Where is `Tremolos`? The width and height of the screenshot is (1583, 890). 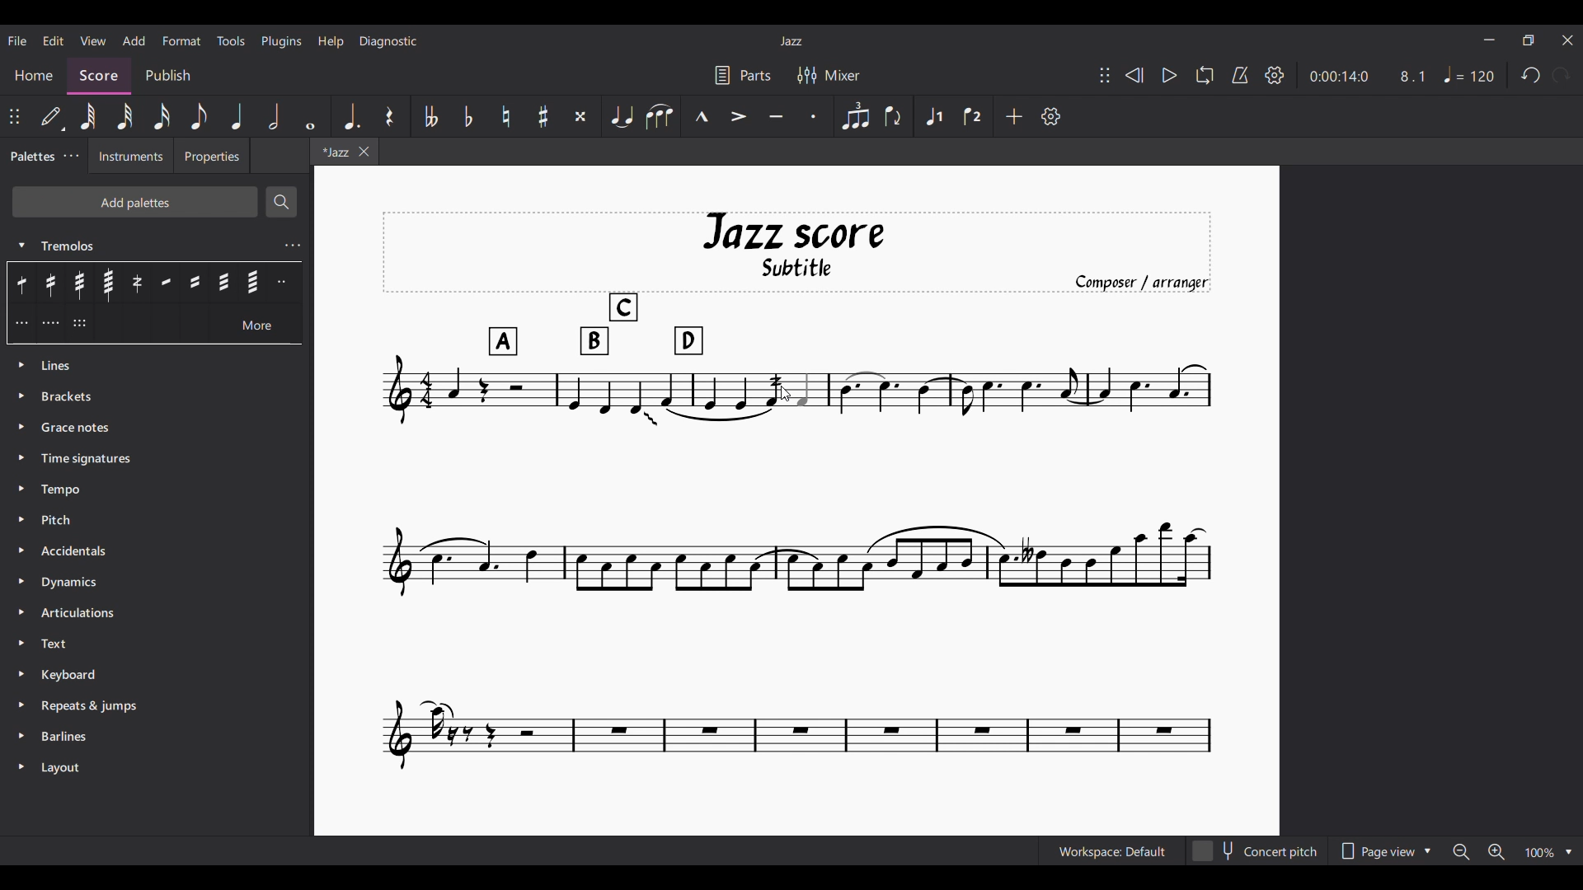 Tremolos is located at coordinates (143, 244).